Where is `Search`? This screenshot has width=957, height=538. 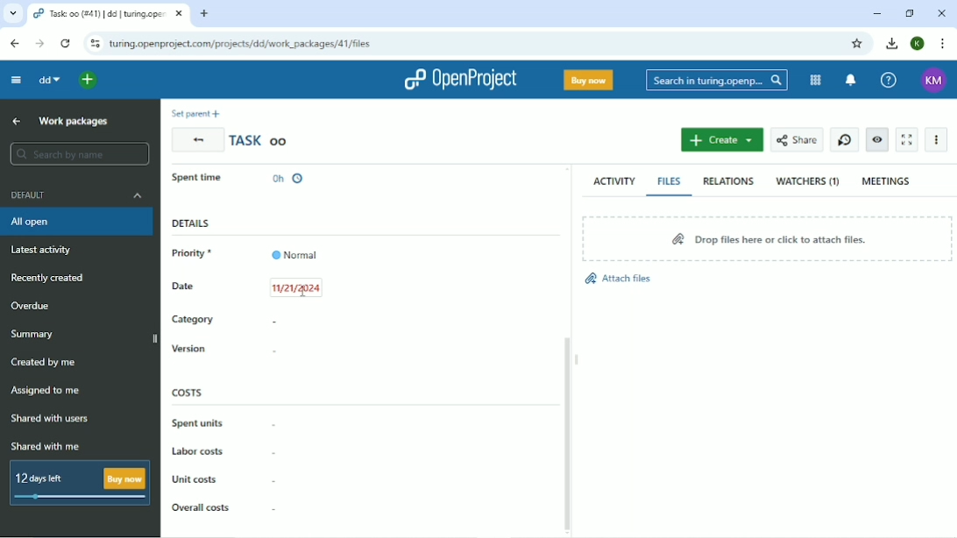
Search is located at coordinates (717, 80).